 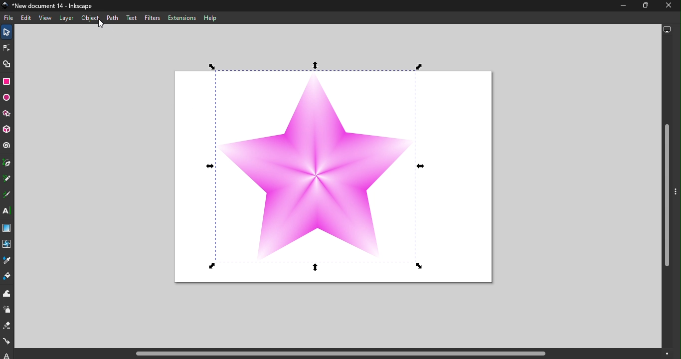 I want to click on Connector tool, so click(x=7, y=343).